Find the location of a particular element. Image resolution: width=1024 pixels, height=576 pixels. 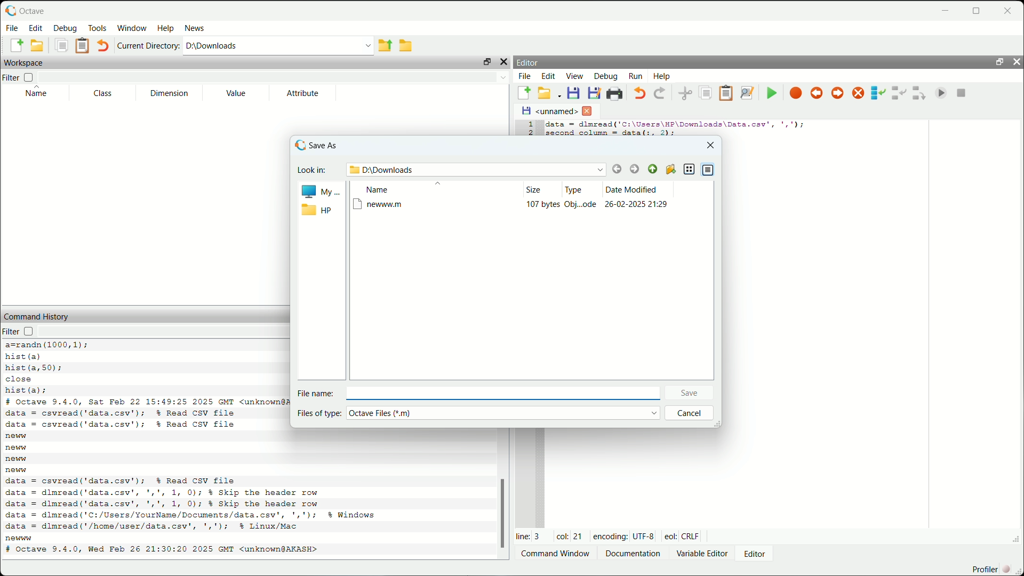

octave version and date is located at coordinates (188, 551).